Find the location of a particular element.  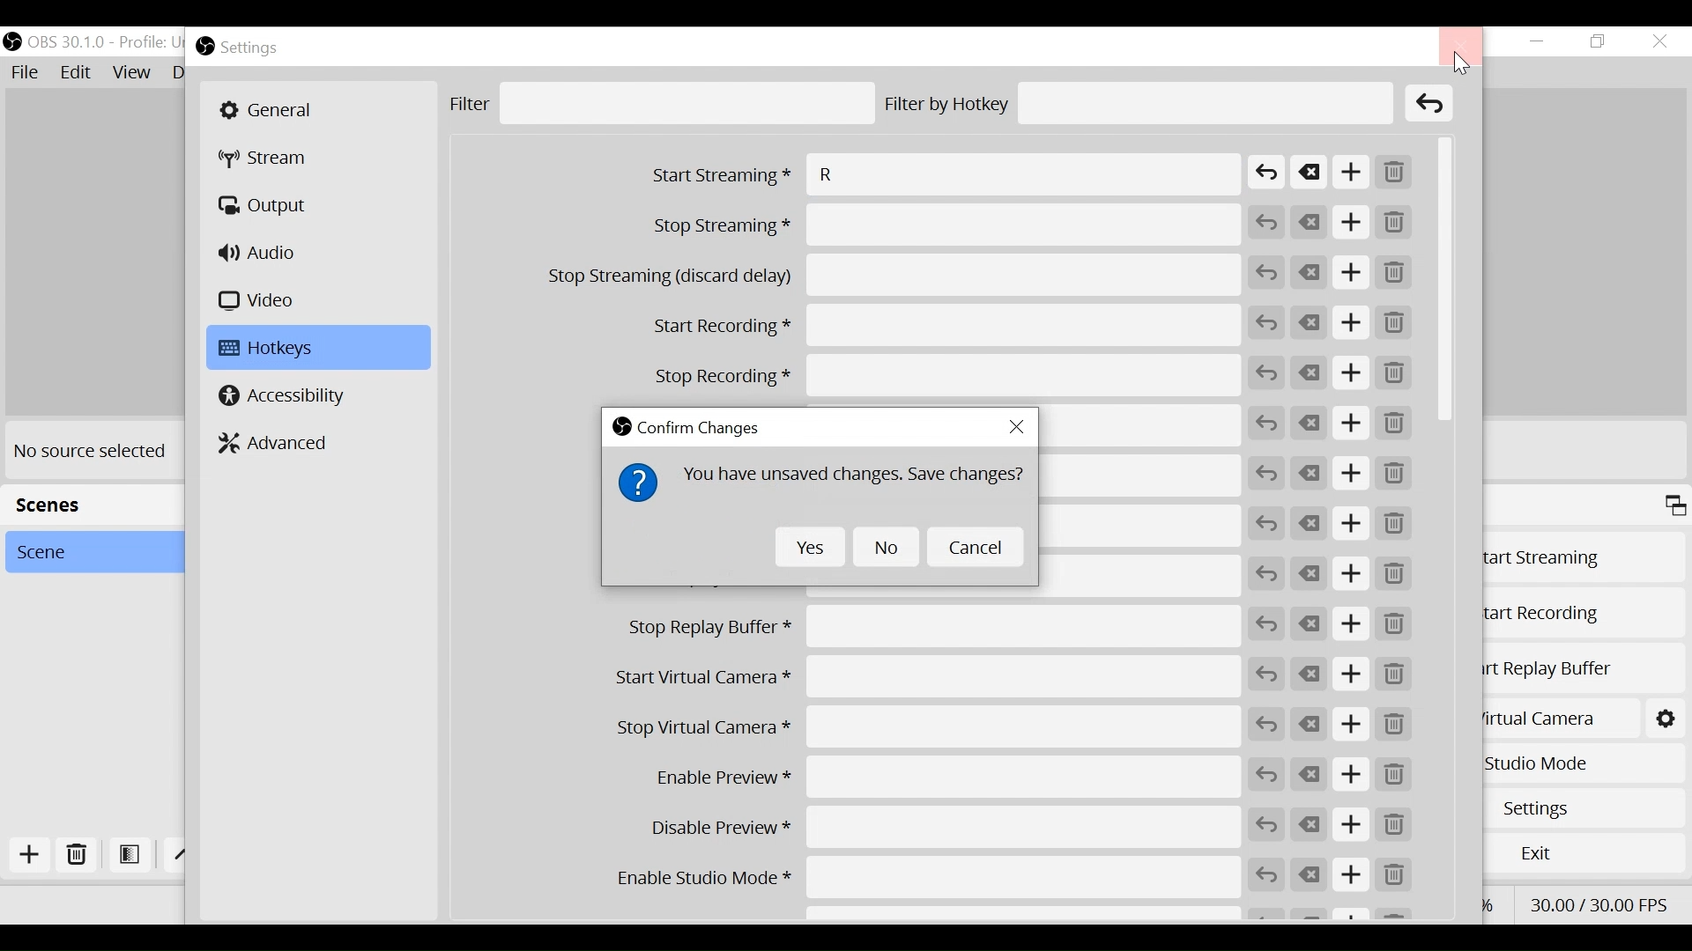

Add is located at coordinates (1352, 875).